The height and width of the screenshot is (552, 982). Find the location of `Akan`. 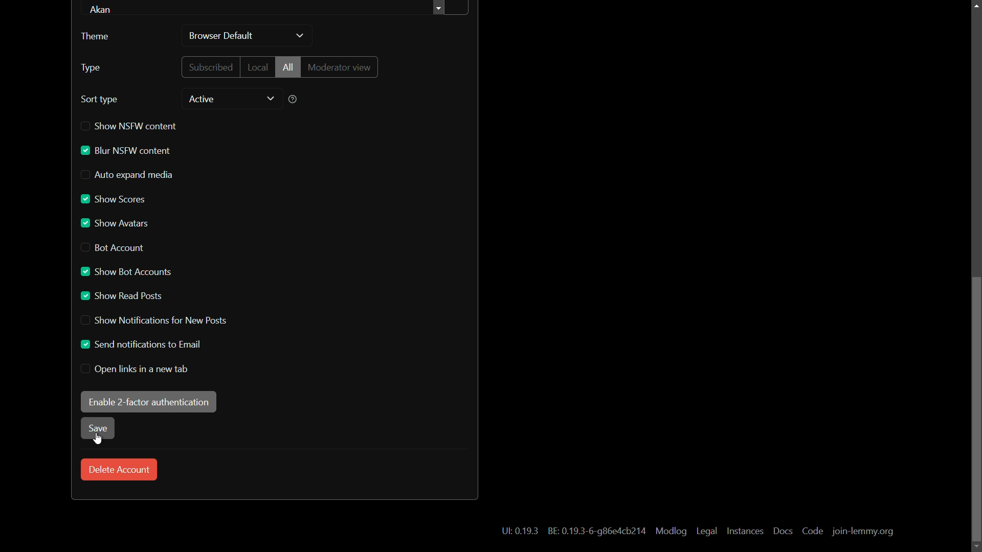

Akan is located at coordinates (104, 10).